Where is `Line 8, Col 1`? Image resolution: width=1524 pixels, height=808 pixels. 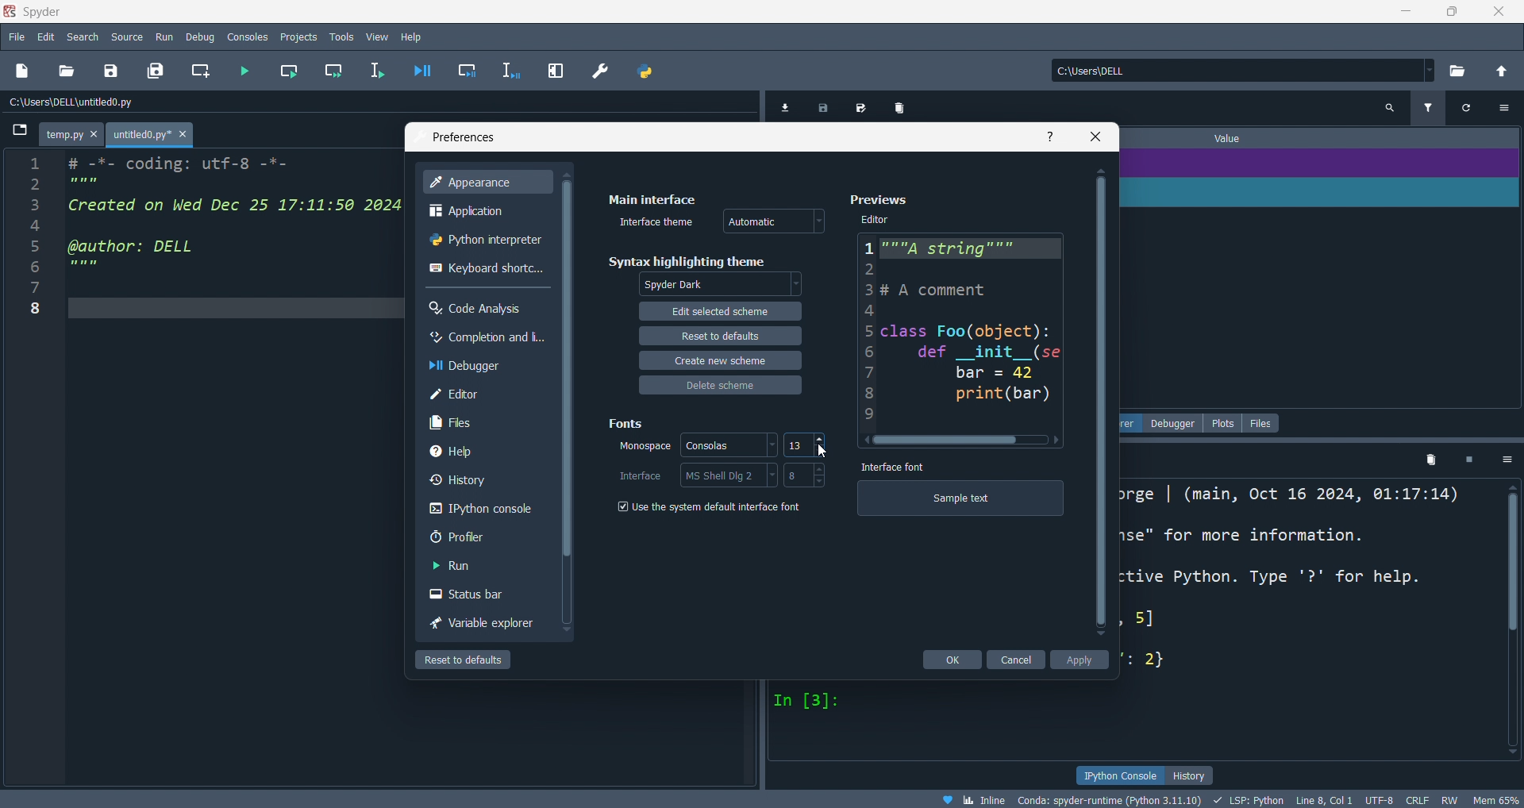
Line 8, Col 1 is located at coordinates (1330, 798).